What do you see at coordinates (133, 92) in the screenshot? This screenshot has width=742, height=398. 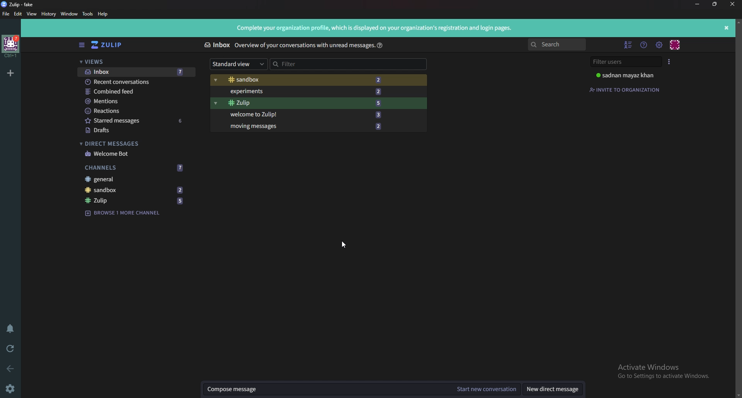 I see `Combined feed` at bounding box center [133, 92].